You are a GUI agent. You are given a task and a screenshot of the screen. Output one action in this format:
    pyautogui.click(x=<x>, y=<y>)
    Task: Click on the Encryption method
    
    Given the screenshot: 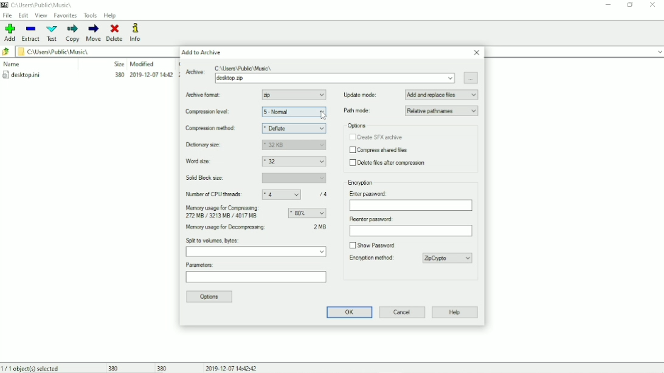 What is the action you would take?
    pyautogui.click(x=378, y=259)
    